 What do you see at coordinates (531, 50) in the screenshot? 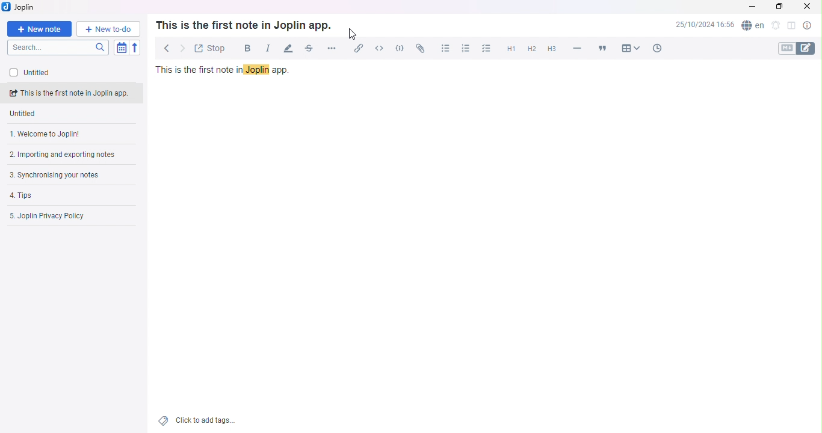
I see `Heading 2` at bounding box center [531, 50].